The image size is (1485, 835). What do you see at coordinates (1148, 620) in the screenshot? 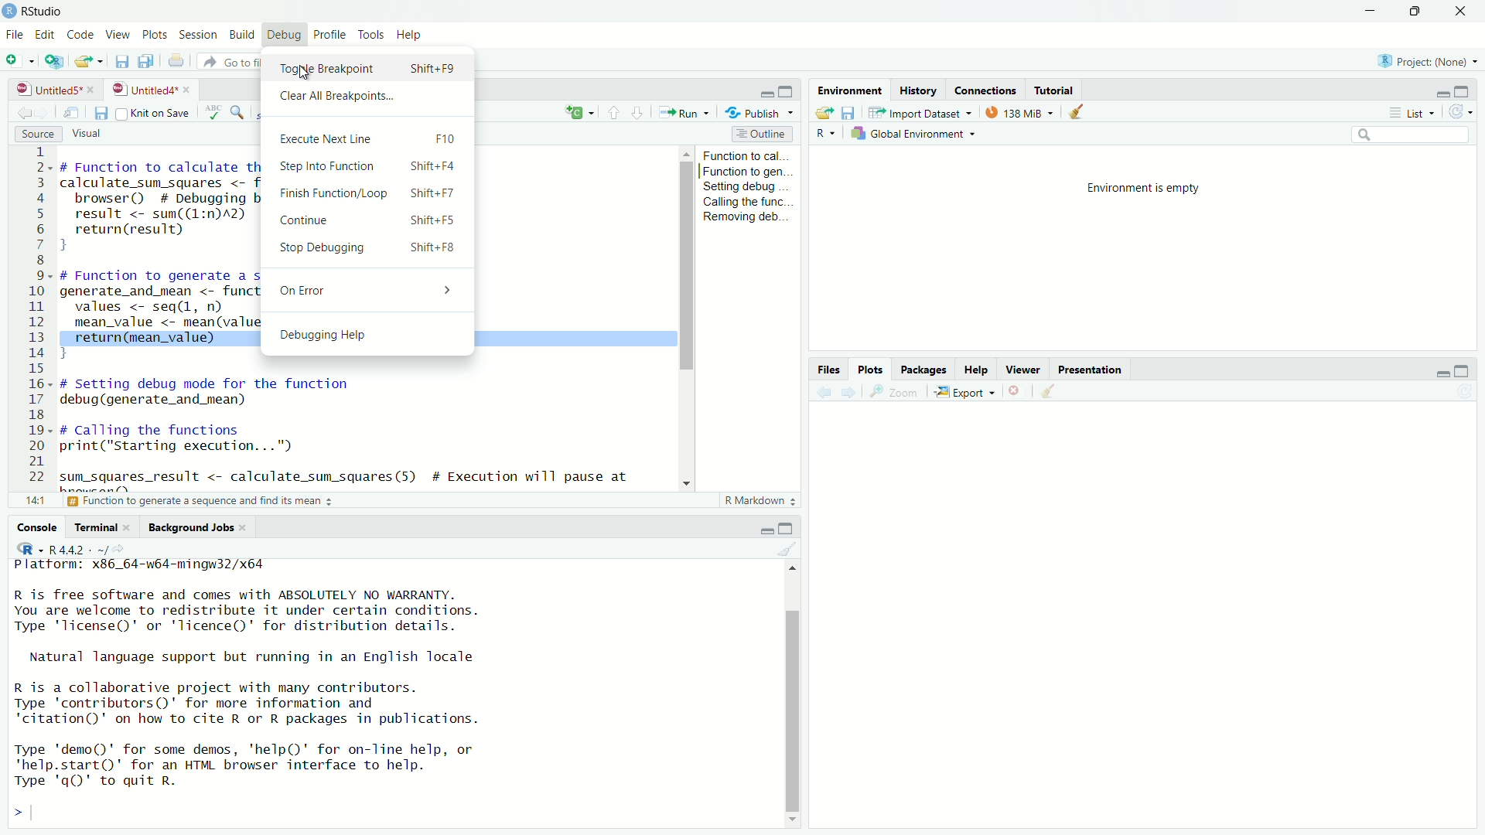
I see `empty plot area` at bounding box center [1148, 620].